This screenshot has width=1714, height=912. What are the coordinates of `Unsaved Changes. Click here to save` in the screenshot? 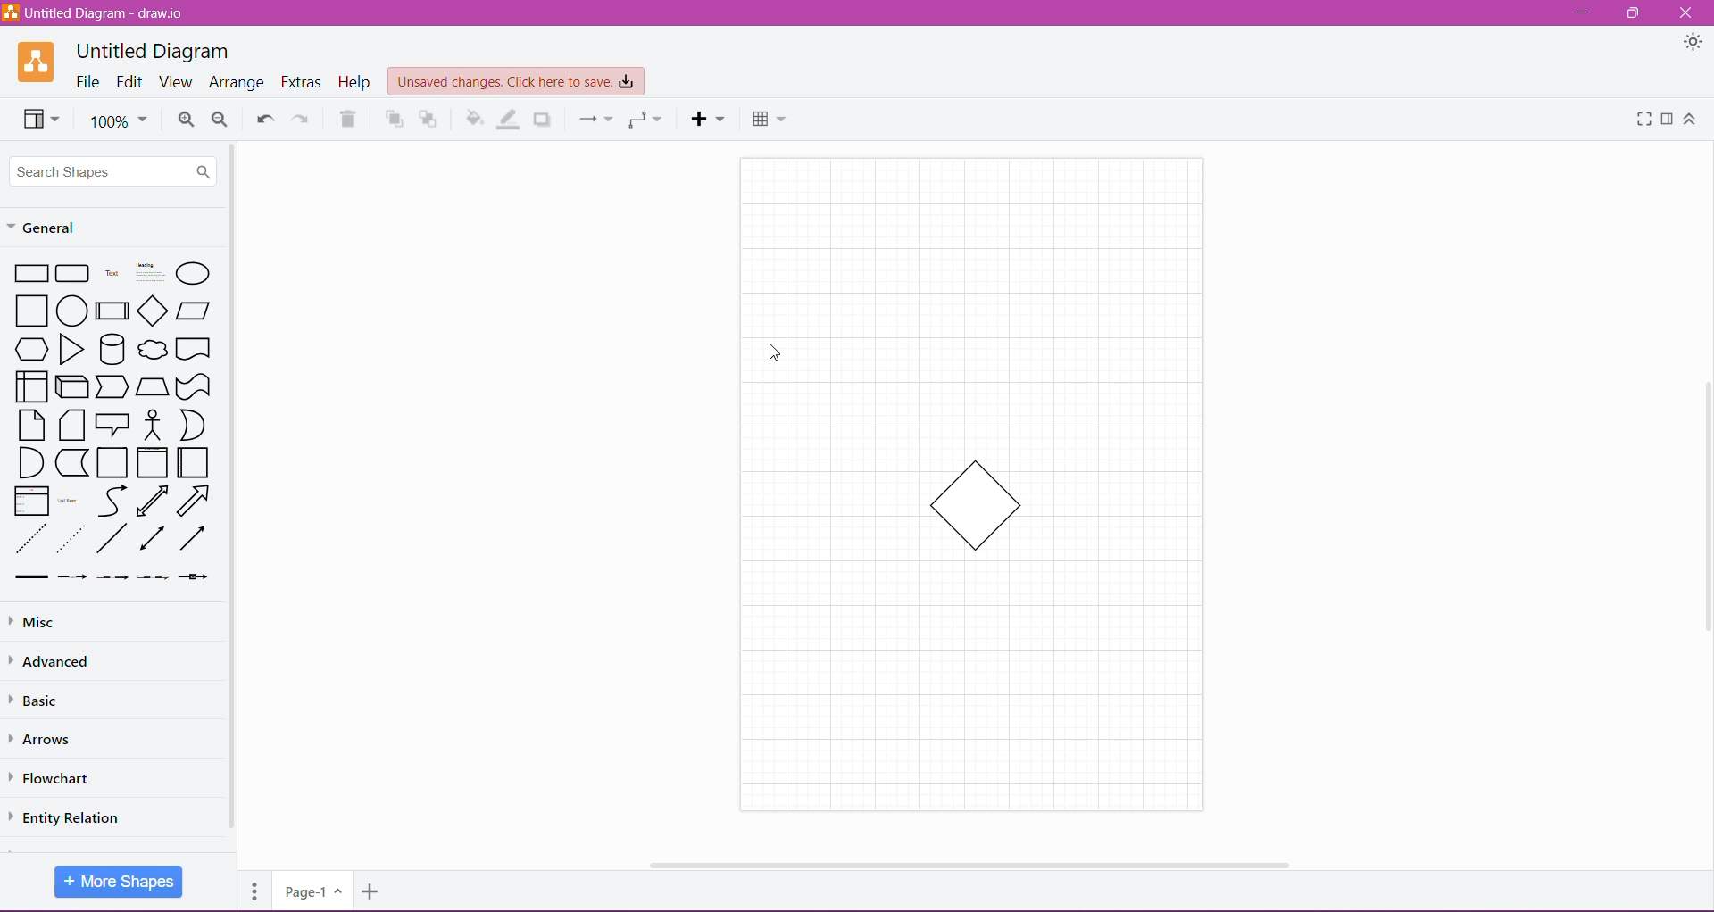 It's located at (515, 82).